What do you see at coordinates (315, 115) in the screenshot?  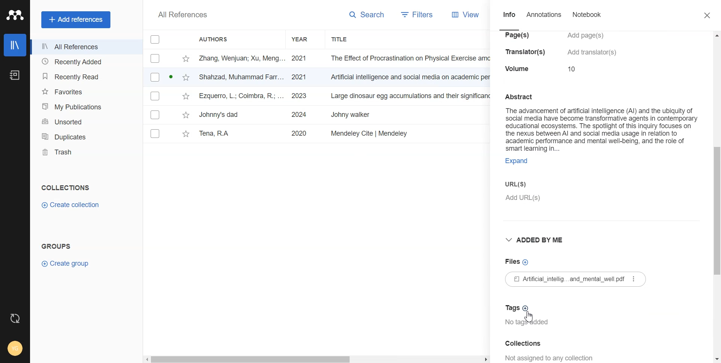 I see `File` at bounding box center [315, 115].